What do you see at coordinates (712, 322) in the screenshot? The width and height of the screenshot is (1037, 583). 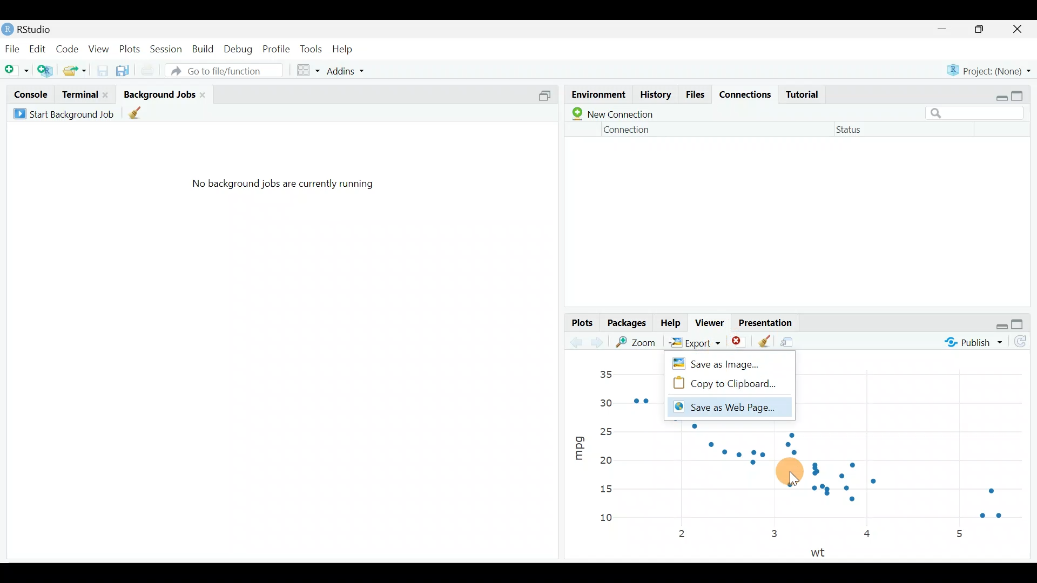 I see `Viewer` at bounding box center [712, 322].